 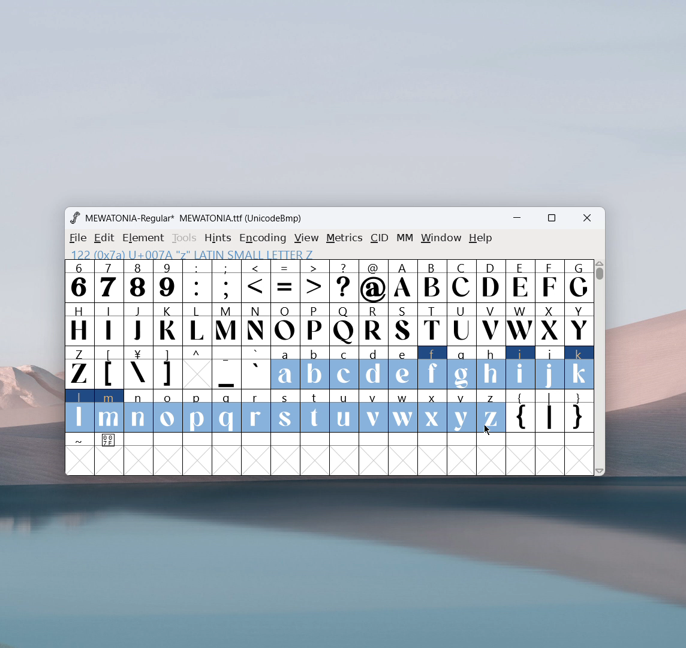 I want to click on <, so click(x=257, y=282).